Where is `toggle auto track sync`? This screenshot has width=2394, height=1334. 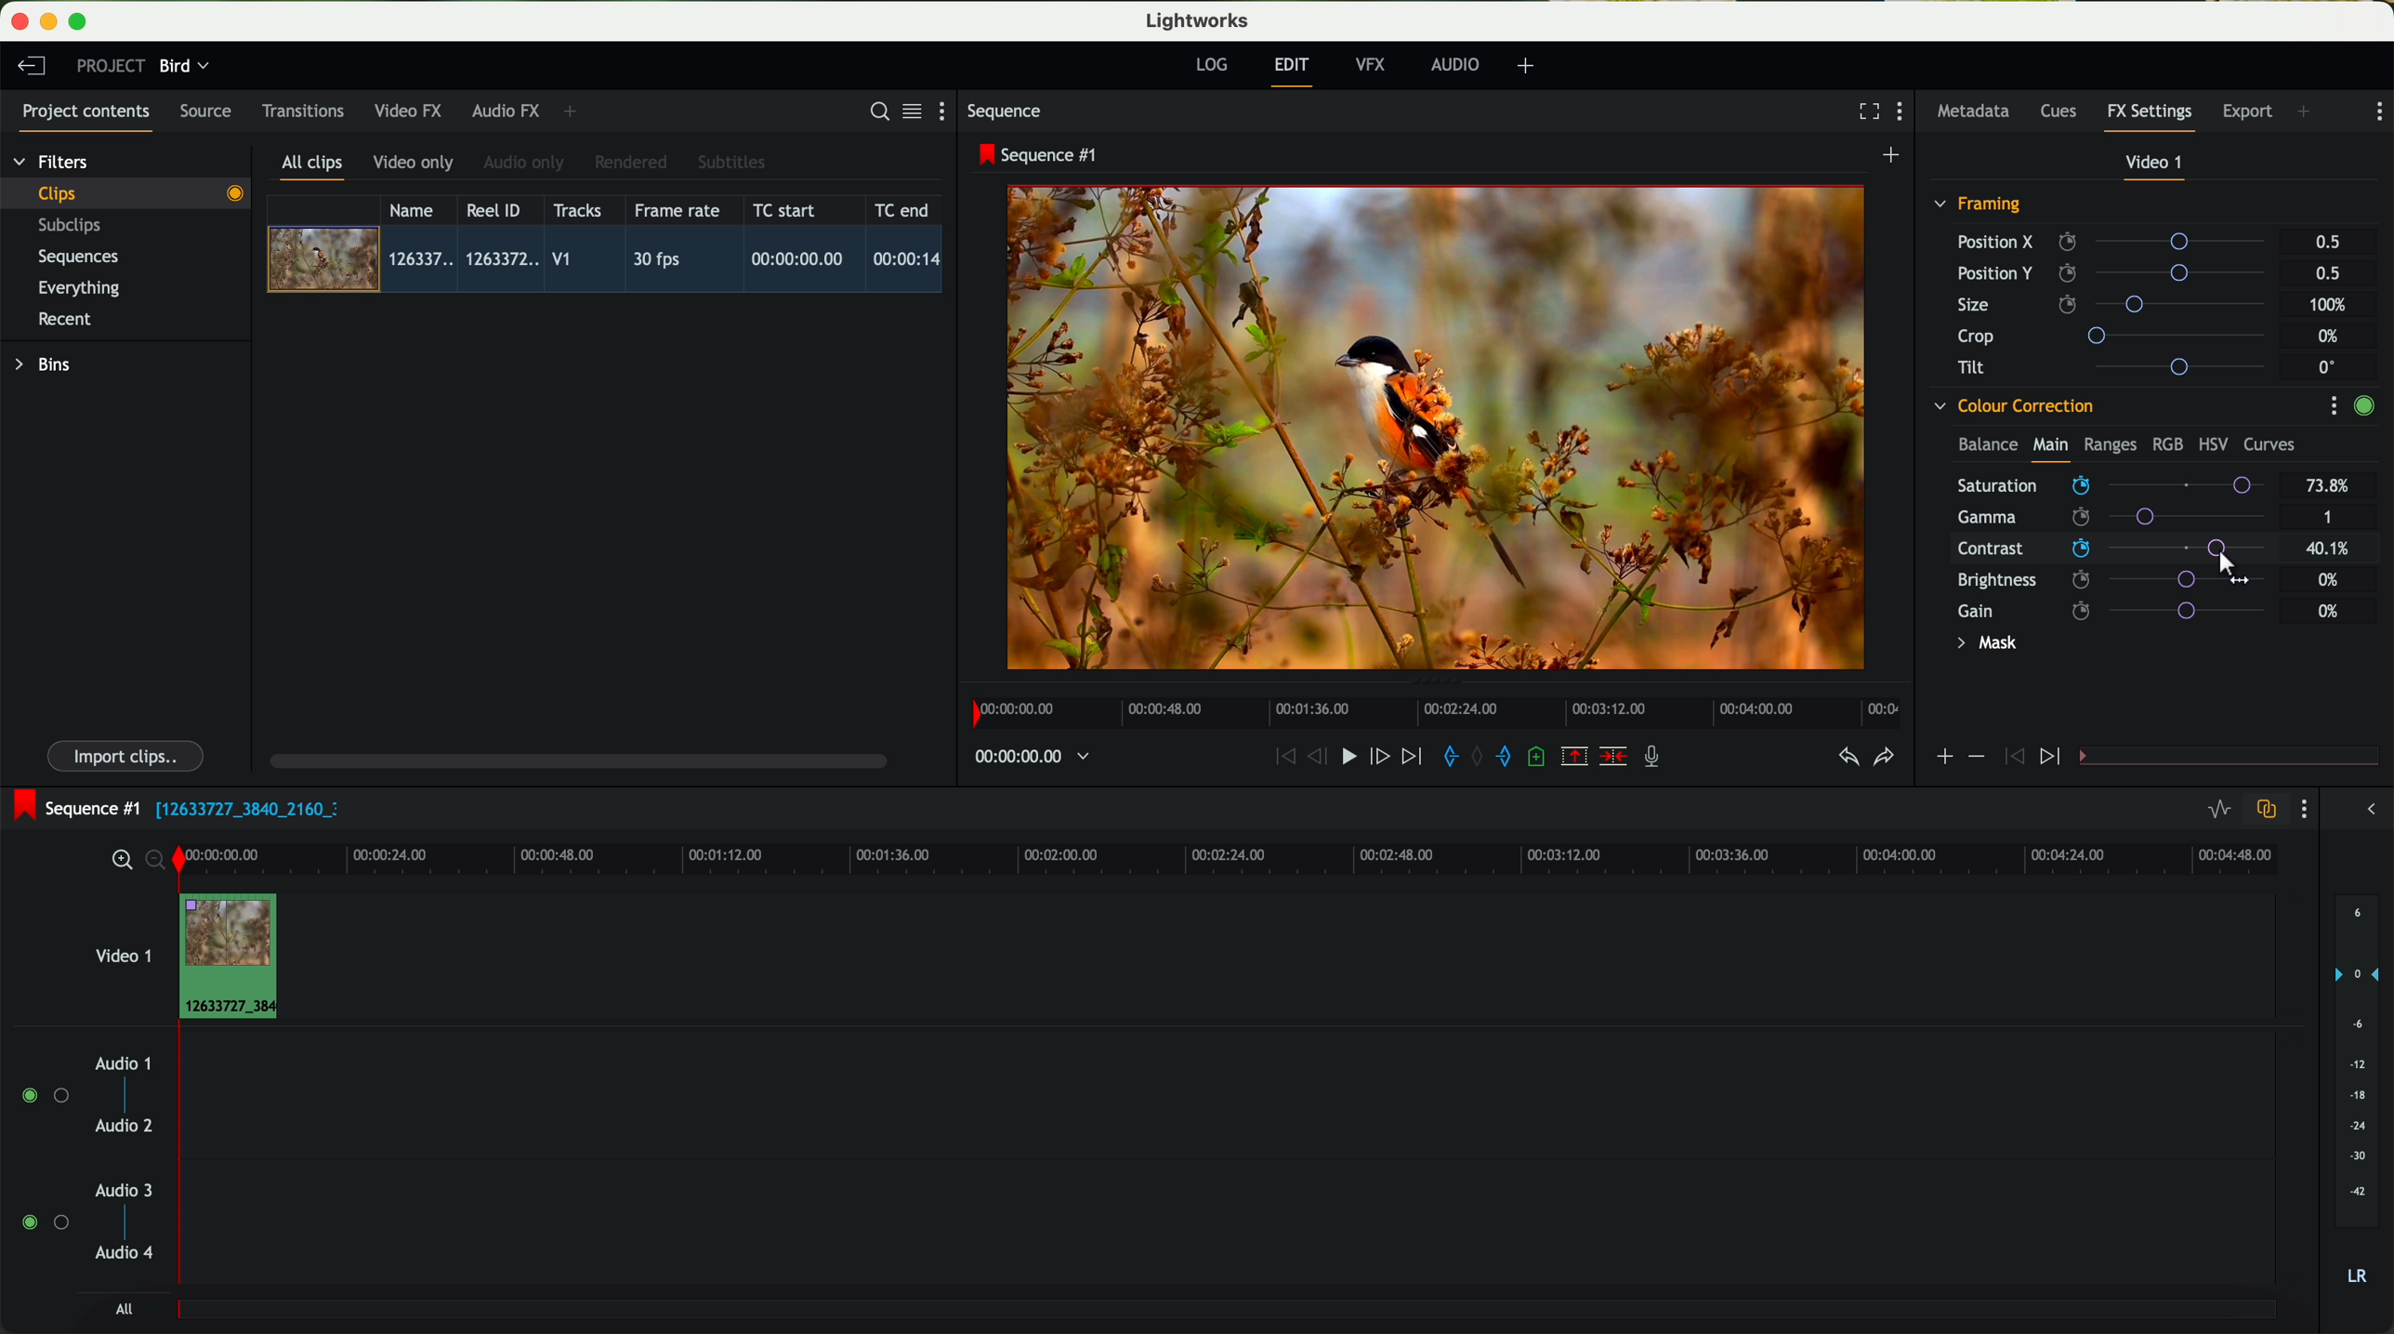
toggle auto track sync is located at coordinates (2262, 811).